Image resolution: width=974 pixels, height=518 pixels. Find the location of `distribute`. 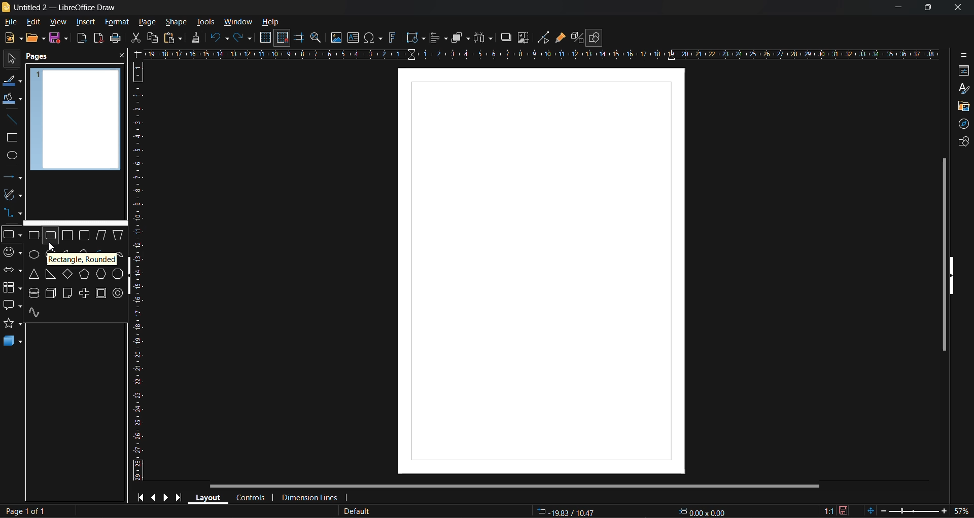

distribute is located at coordinates (484, 38).